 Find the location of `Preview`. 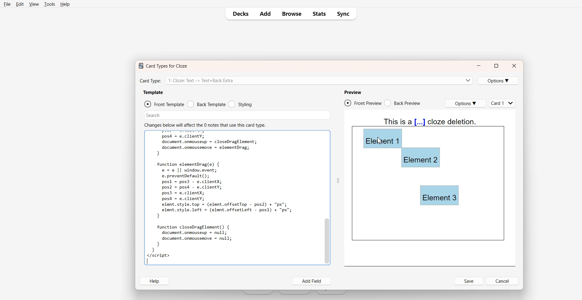

Preview is located at coordinates (353, 92).